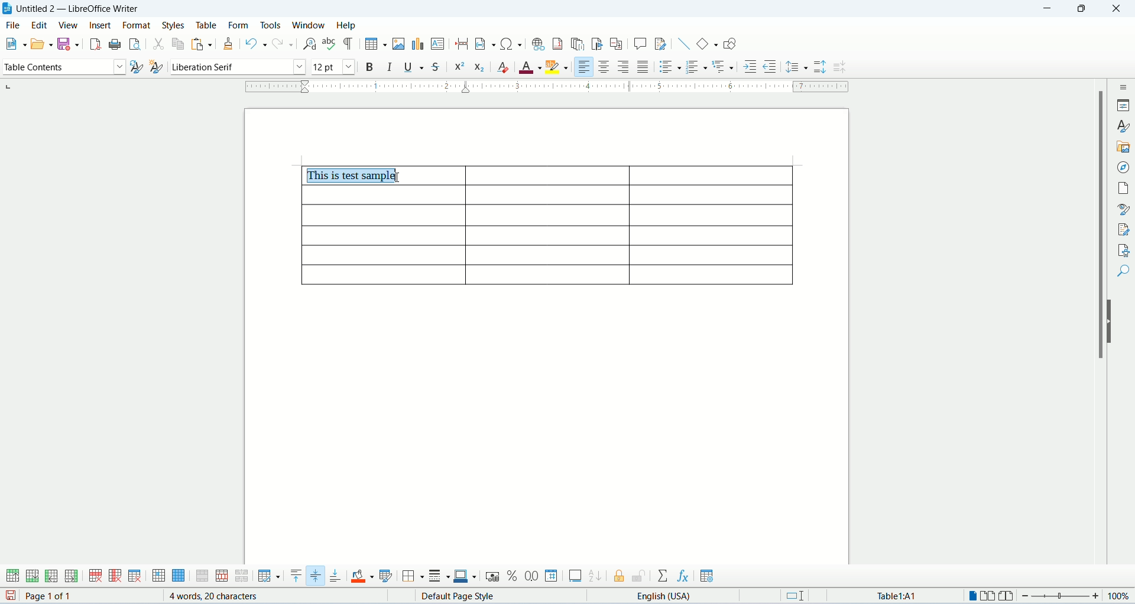 Image resolution: width=1135 pixels, height=604 pixels. Describe the element at coordinates (354, 176) in the screenshot. I see `this is test sample` at that location.